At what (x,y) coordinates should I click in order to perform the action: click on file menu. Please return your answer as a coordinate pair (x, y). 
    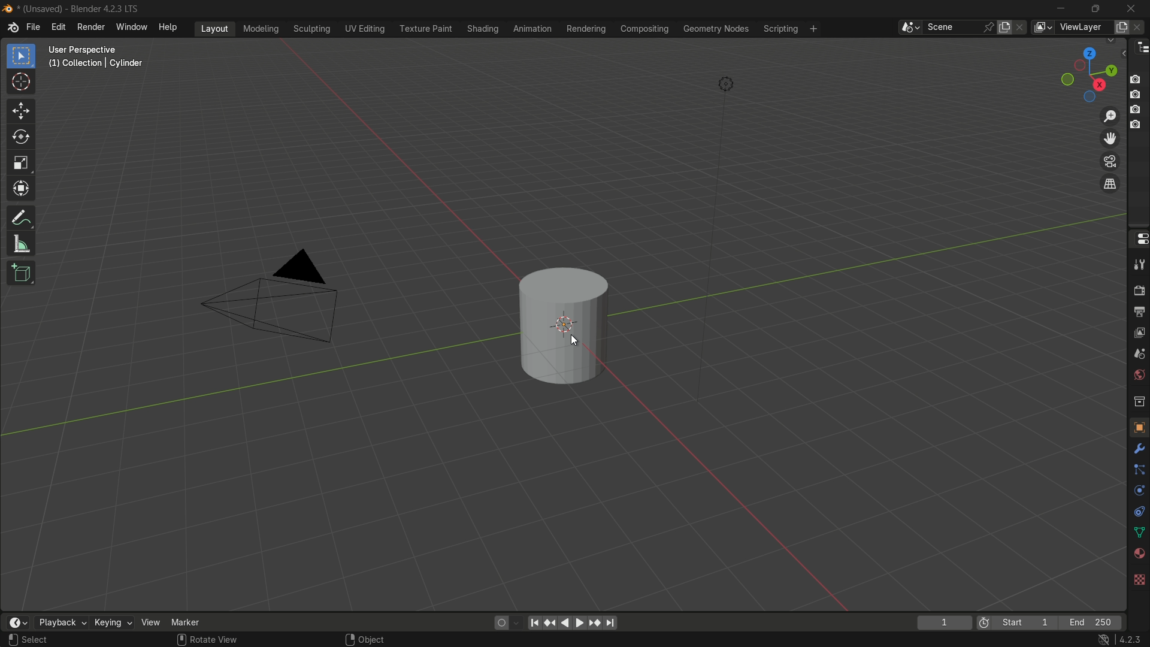
    Looking at the image, I should click on (34, 28).